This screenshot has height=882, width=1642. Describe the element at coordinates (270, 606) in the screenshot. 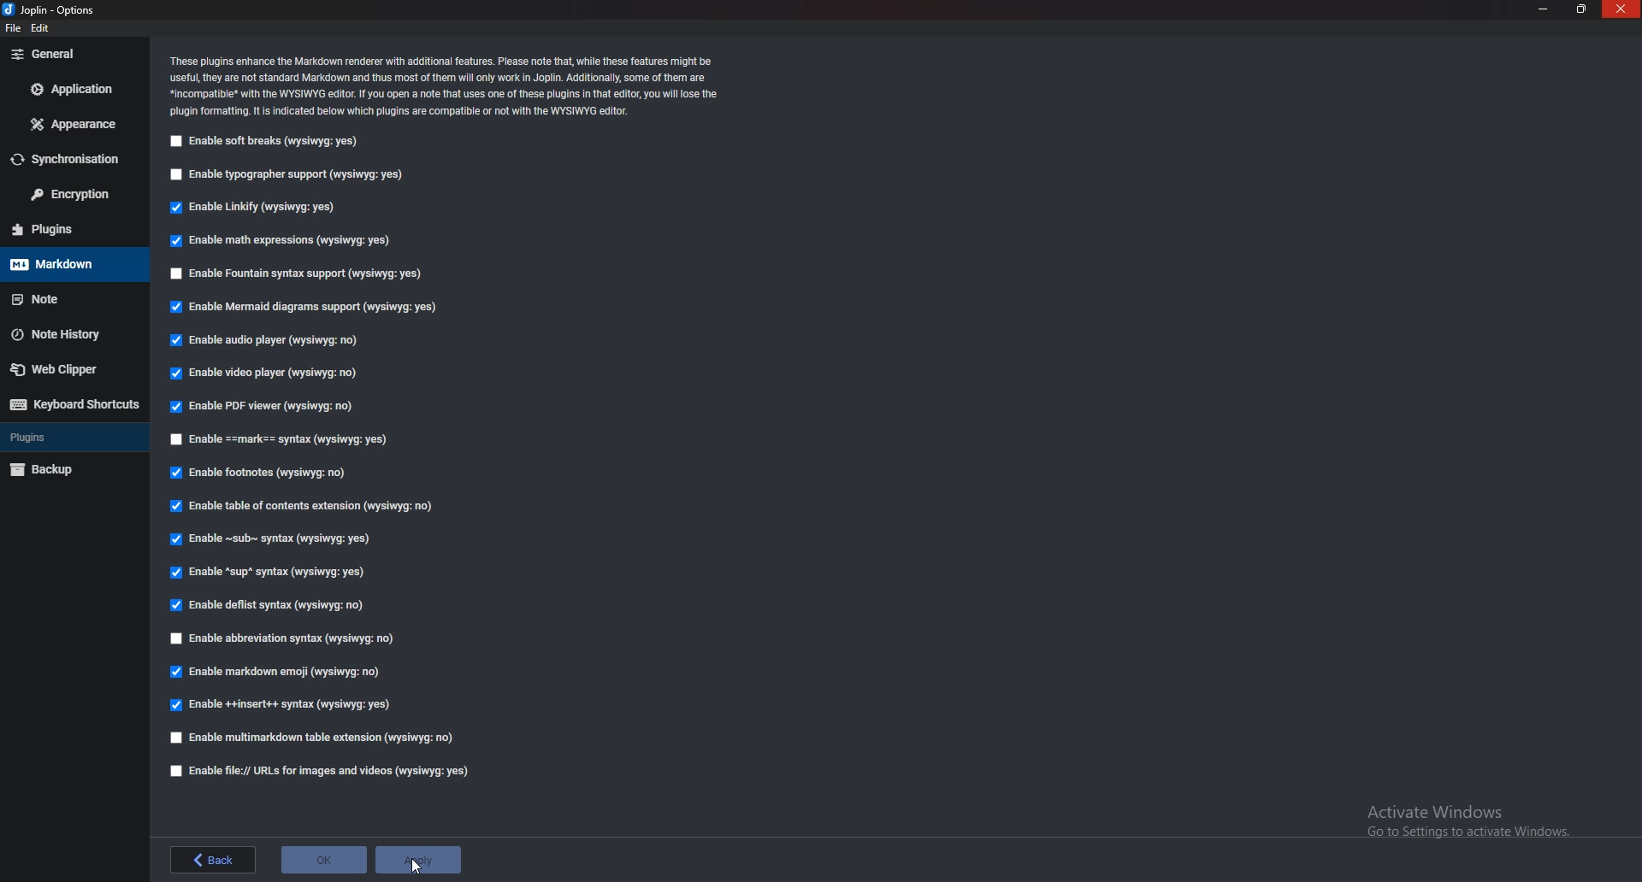

I see ` Enable deflist syntax` at that location.